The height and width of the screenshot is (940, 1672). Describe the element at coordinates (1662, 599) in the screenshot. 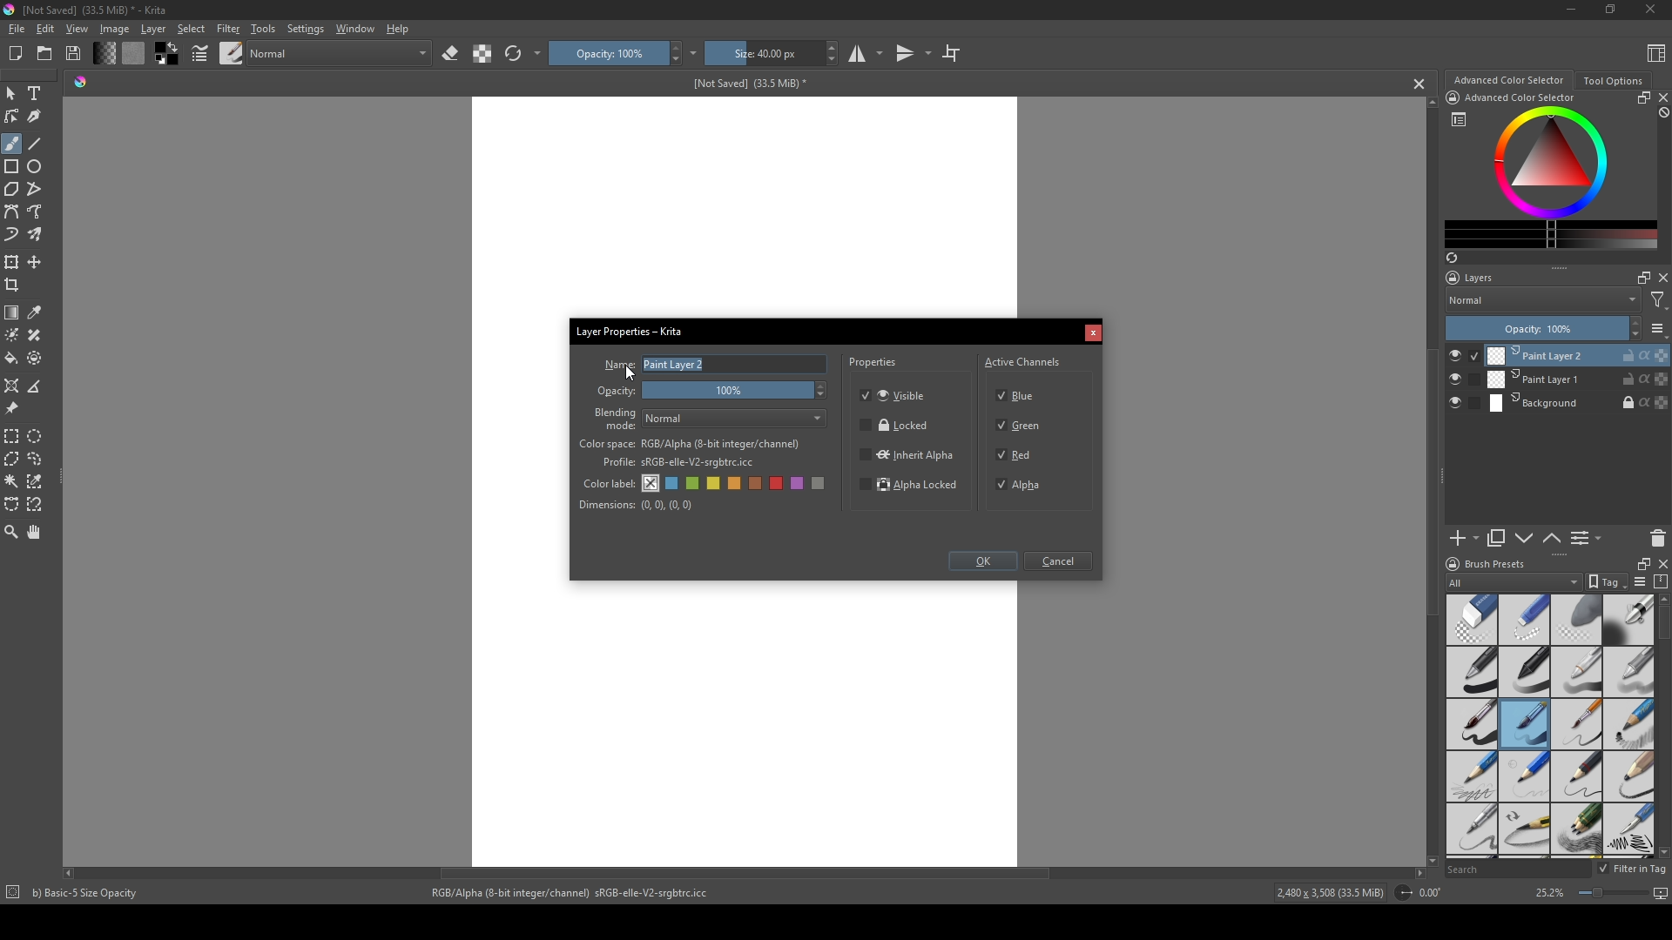

I see `scroll up` at that location.